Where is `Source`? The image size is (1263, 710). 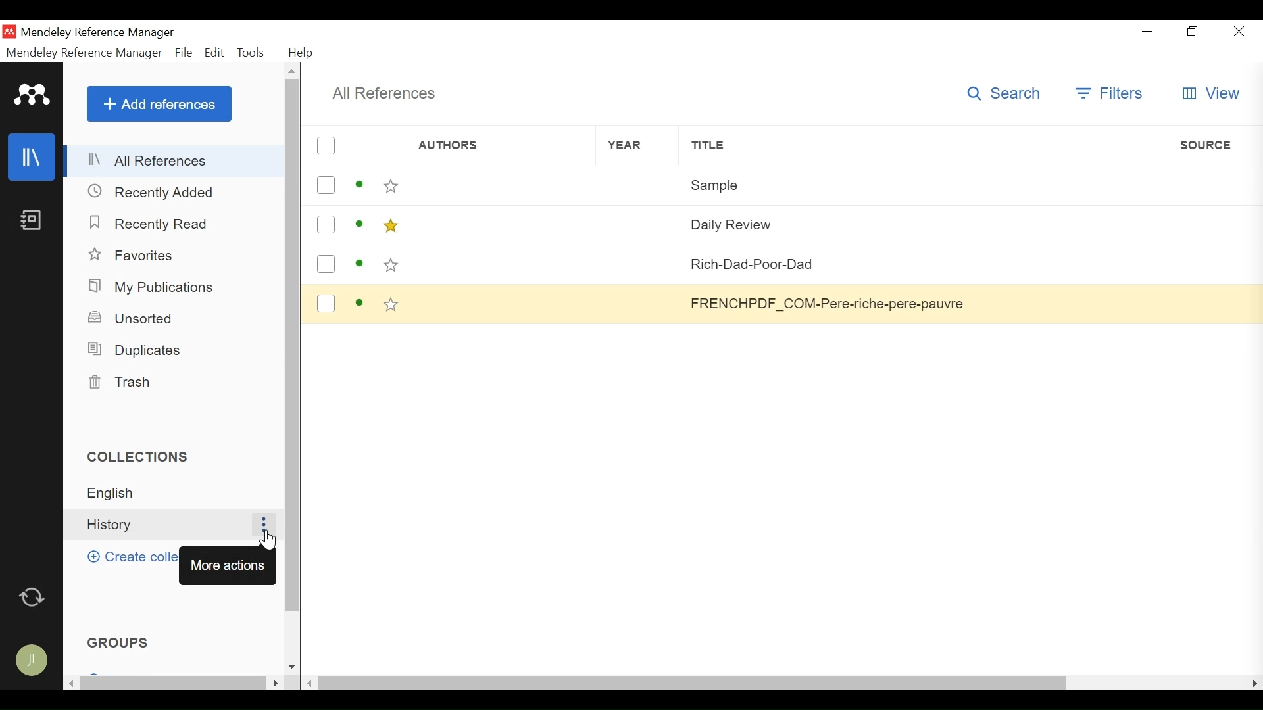
Source is located at coordinates (1211, 264).